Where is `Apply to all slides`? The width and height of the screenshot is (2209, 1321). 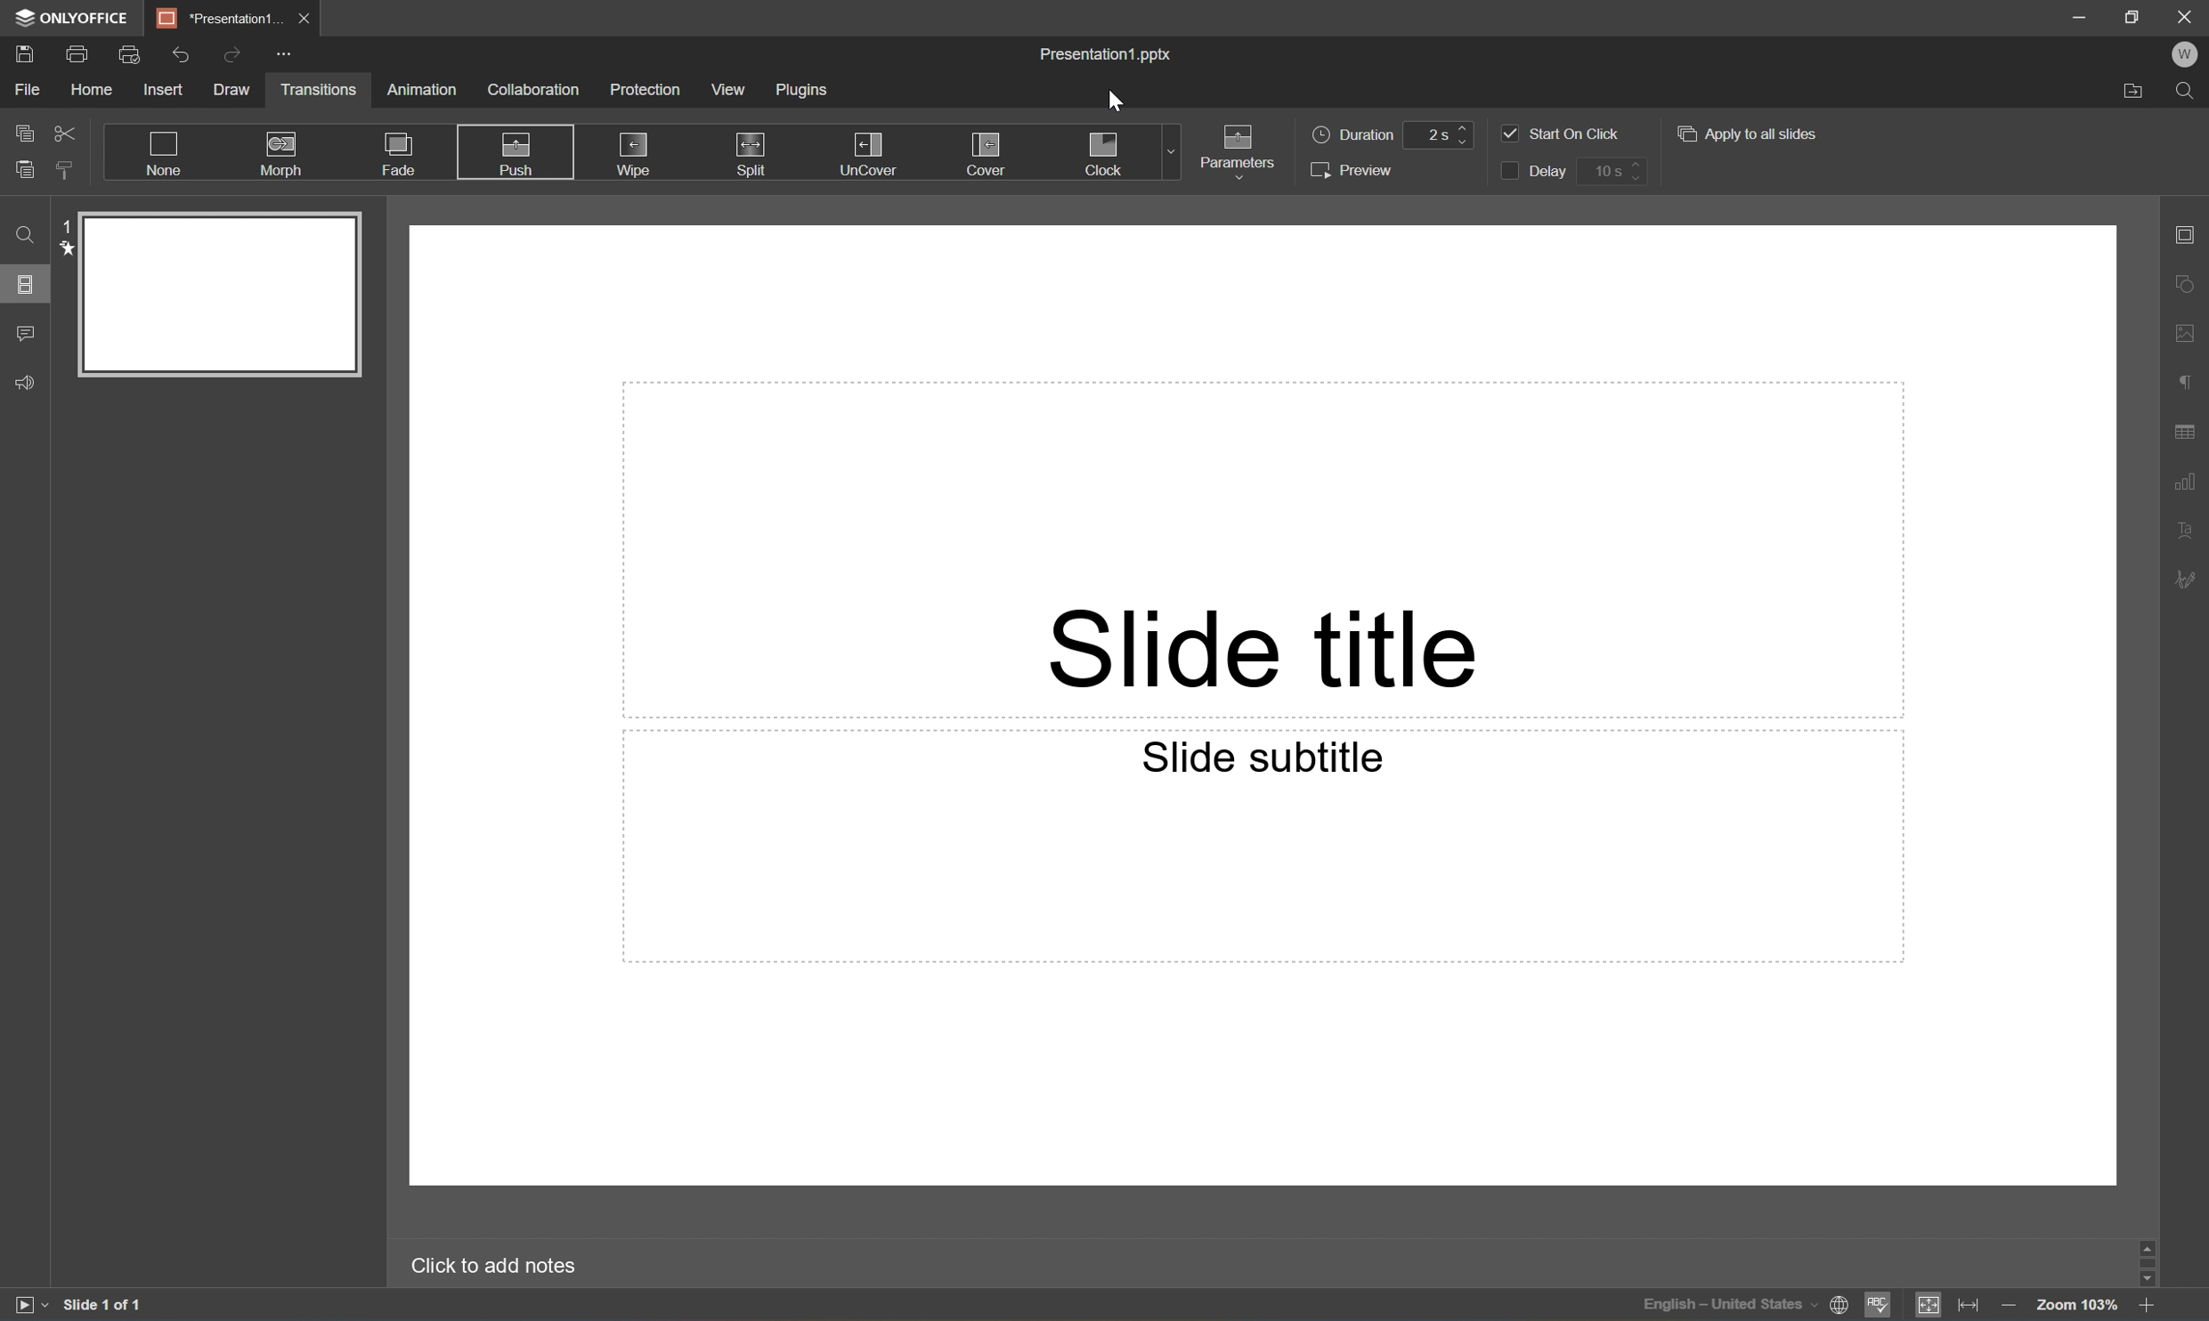 Apply to all slides is located at coordinates (1753, 132).